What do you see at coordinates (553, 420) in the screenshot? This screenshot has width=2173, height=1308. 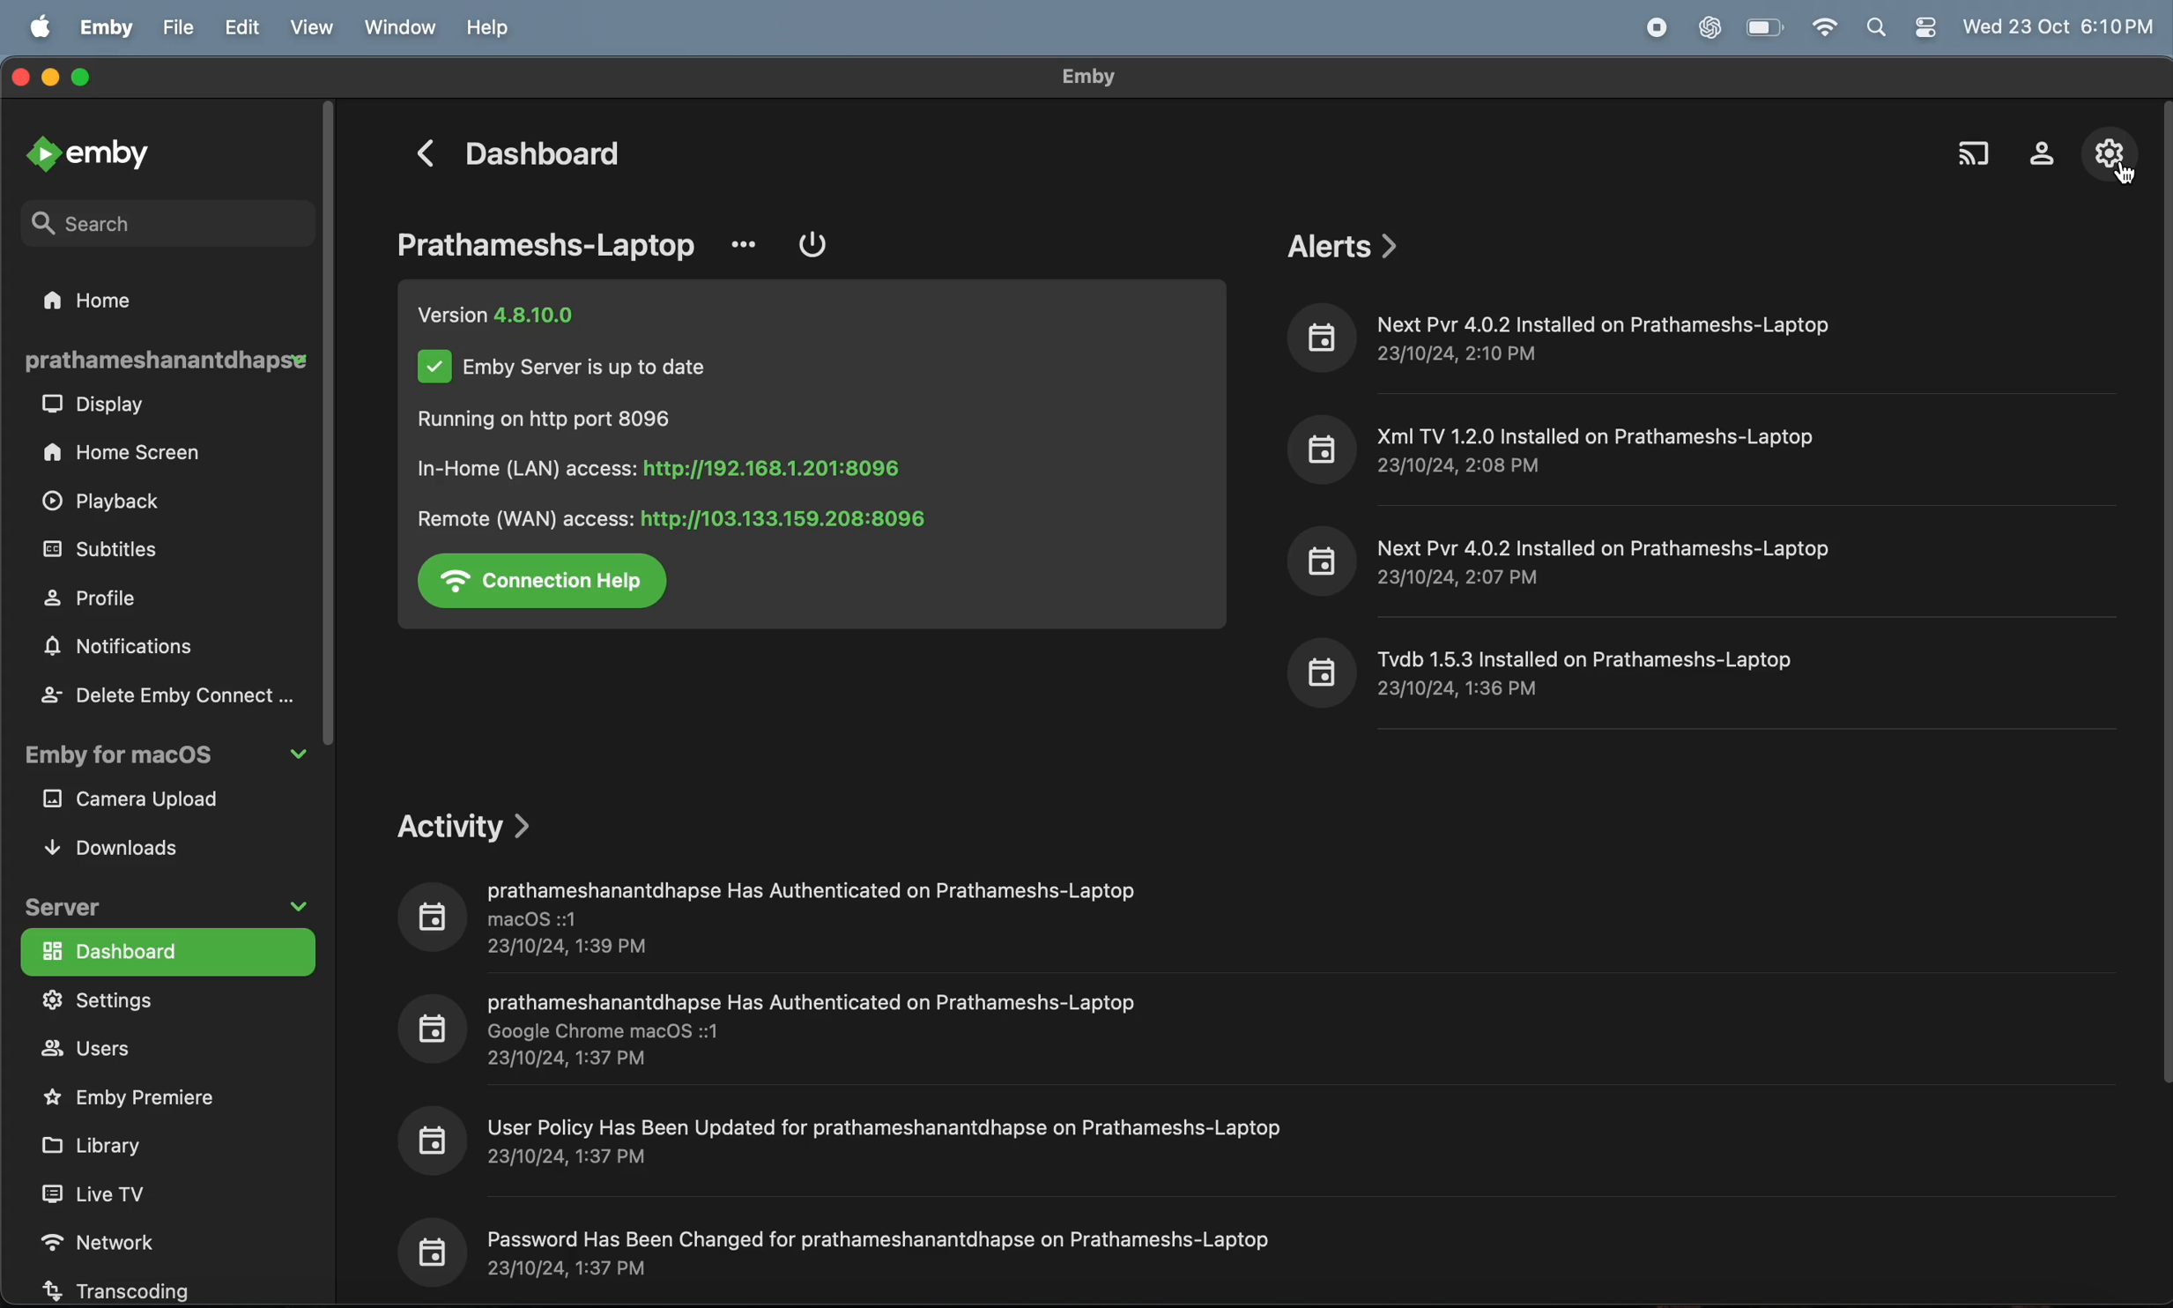 I see `Running on http port 8096` at bounding box center [553, 420].